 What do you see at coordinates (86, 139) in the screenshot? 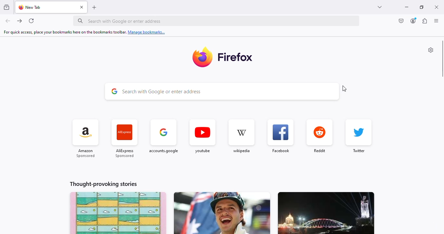
I see `amazon` at bounding box center [86, 139].